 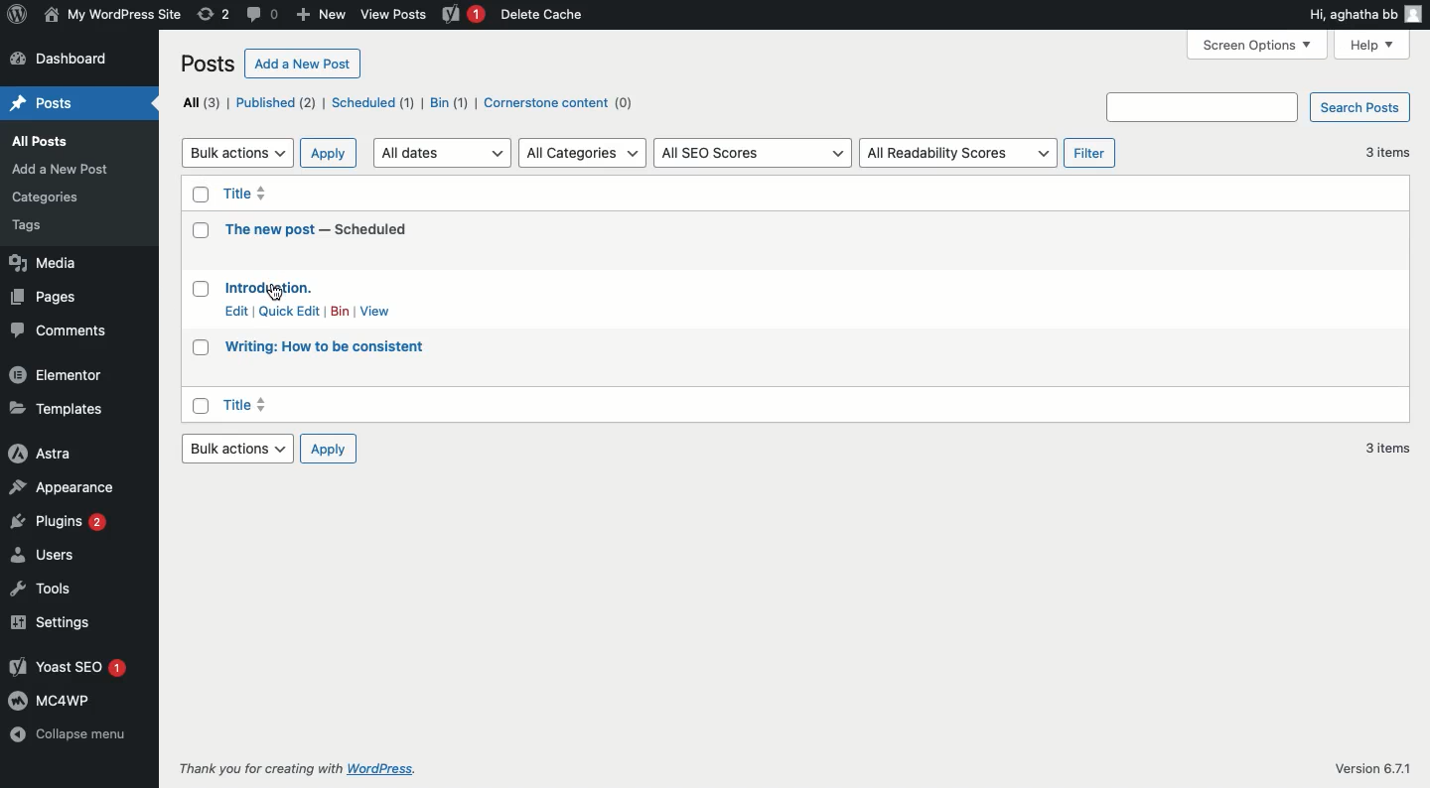 What do you see at coordinates (251, 195) in the screenshot?
I see `Title` at bounding box center [251, 195].